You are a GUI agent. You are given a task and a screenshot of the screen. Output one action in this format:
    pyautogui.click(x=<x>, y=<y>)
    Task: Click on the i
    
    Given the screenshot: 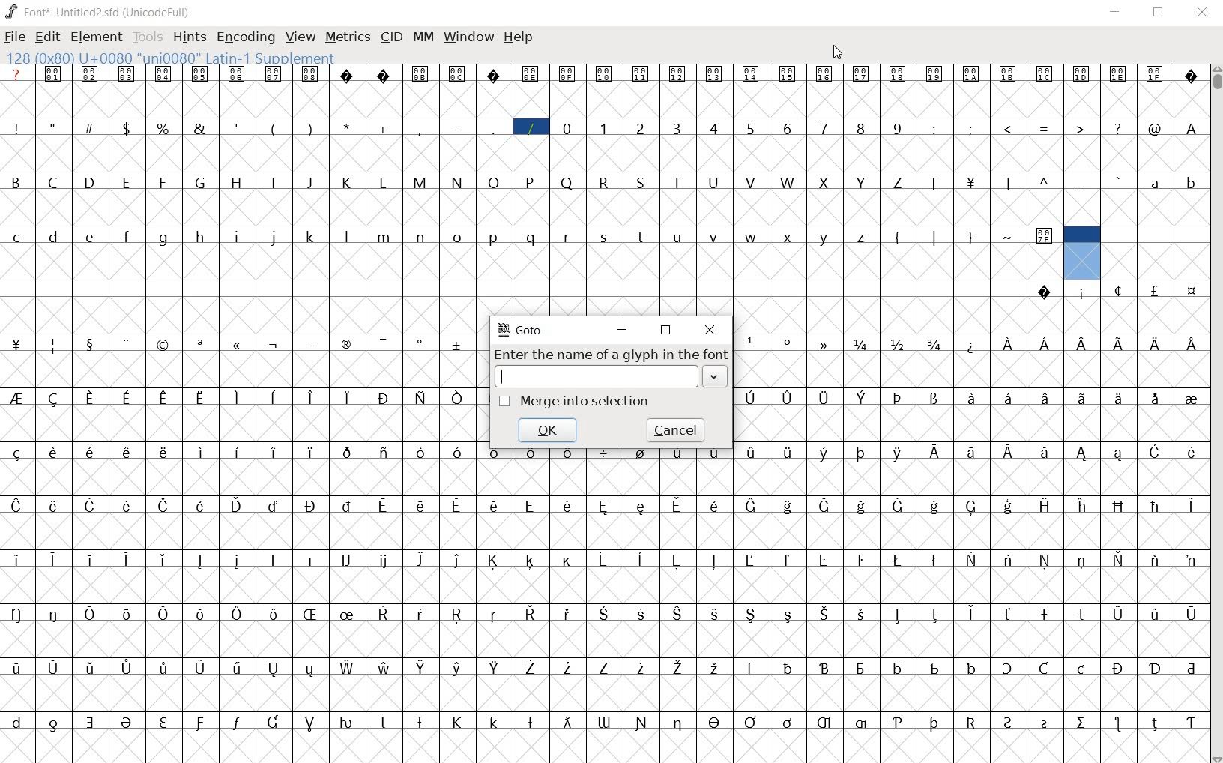 What is the action you would take?
    pyautogui.click(x=238, y=235)
    